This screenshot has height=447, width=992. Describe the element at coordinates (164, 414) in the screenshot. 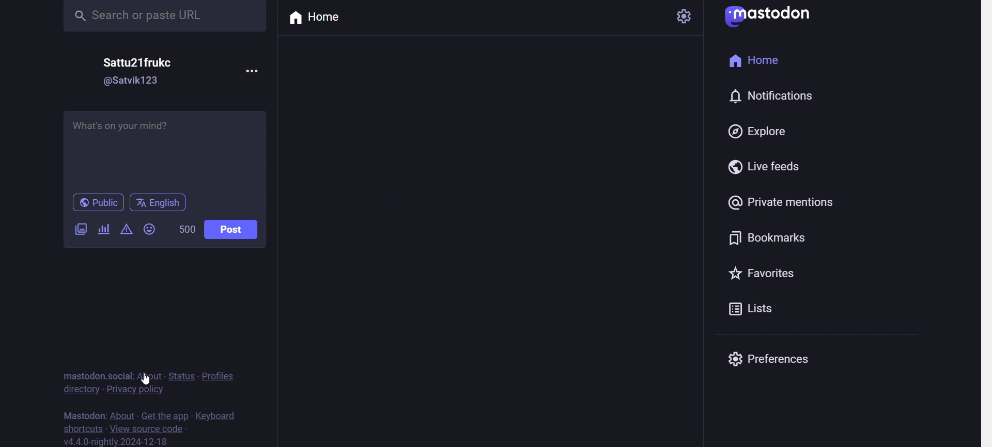

I see `get the app` at that location.